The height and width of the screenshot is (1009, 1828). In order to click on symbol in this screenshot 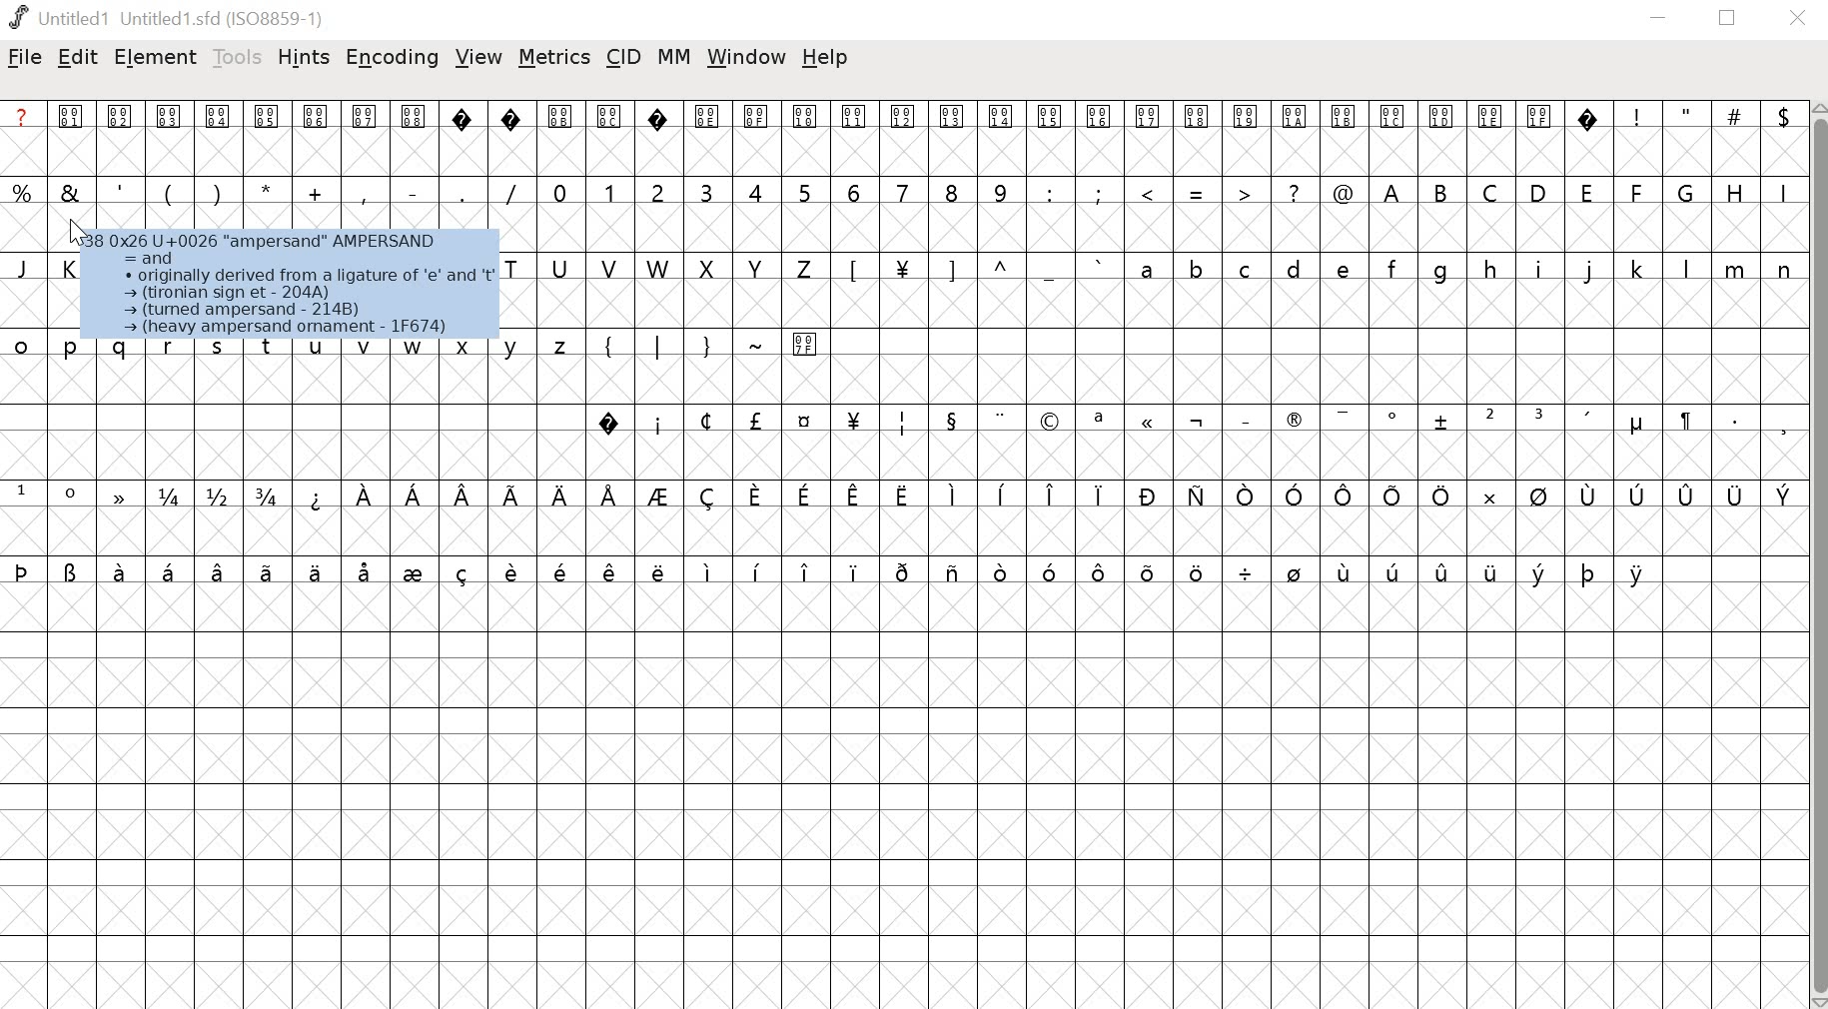, I will do `click(1640, 572)`.